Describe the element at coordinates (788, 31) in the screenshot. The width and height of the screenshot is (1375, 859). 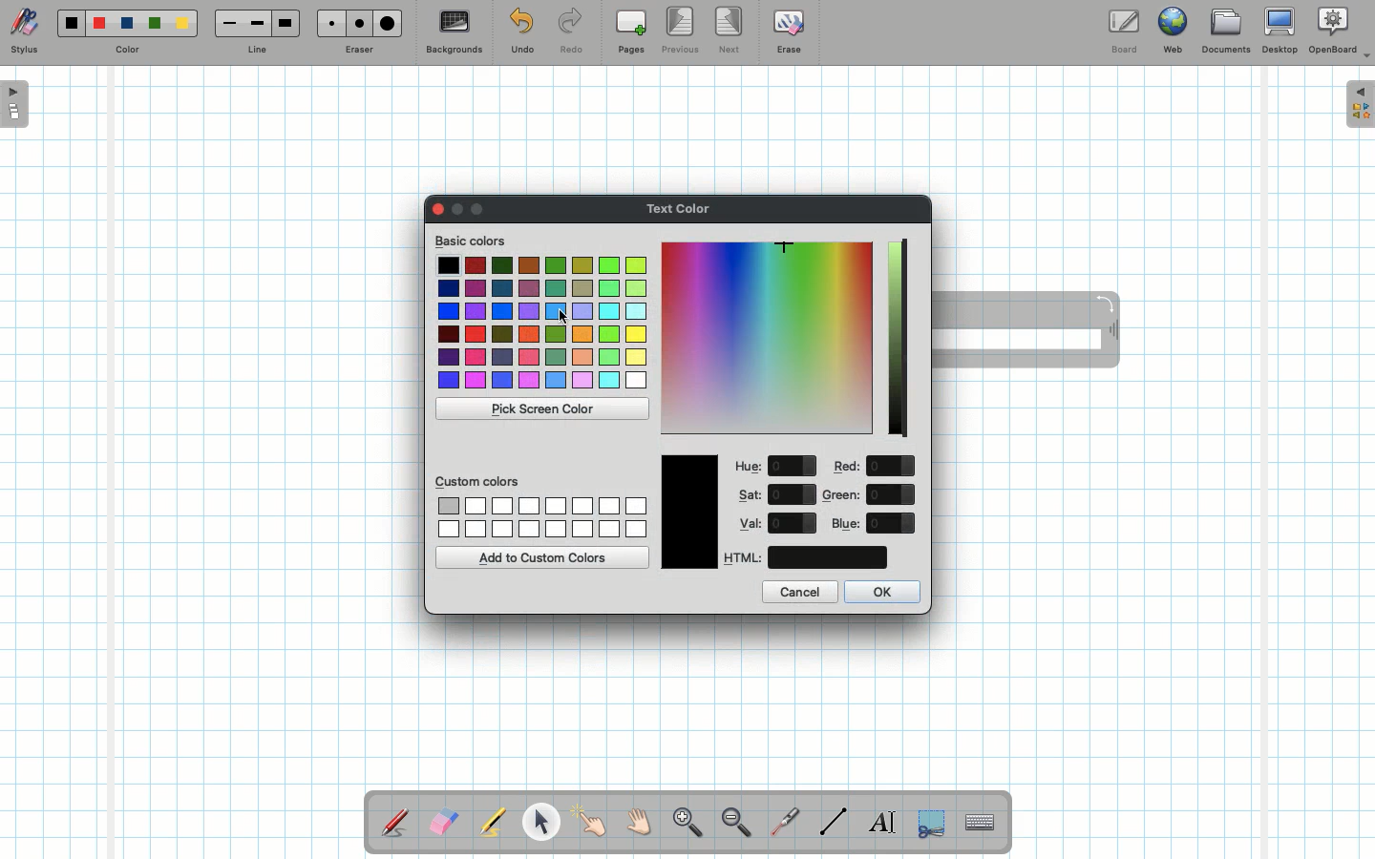
I see `Erase` at that location.